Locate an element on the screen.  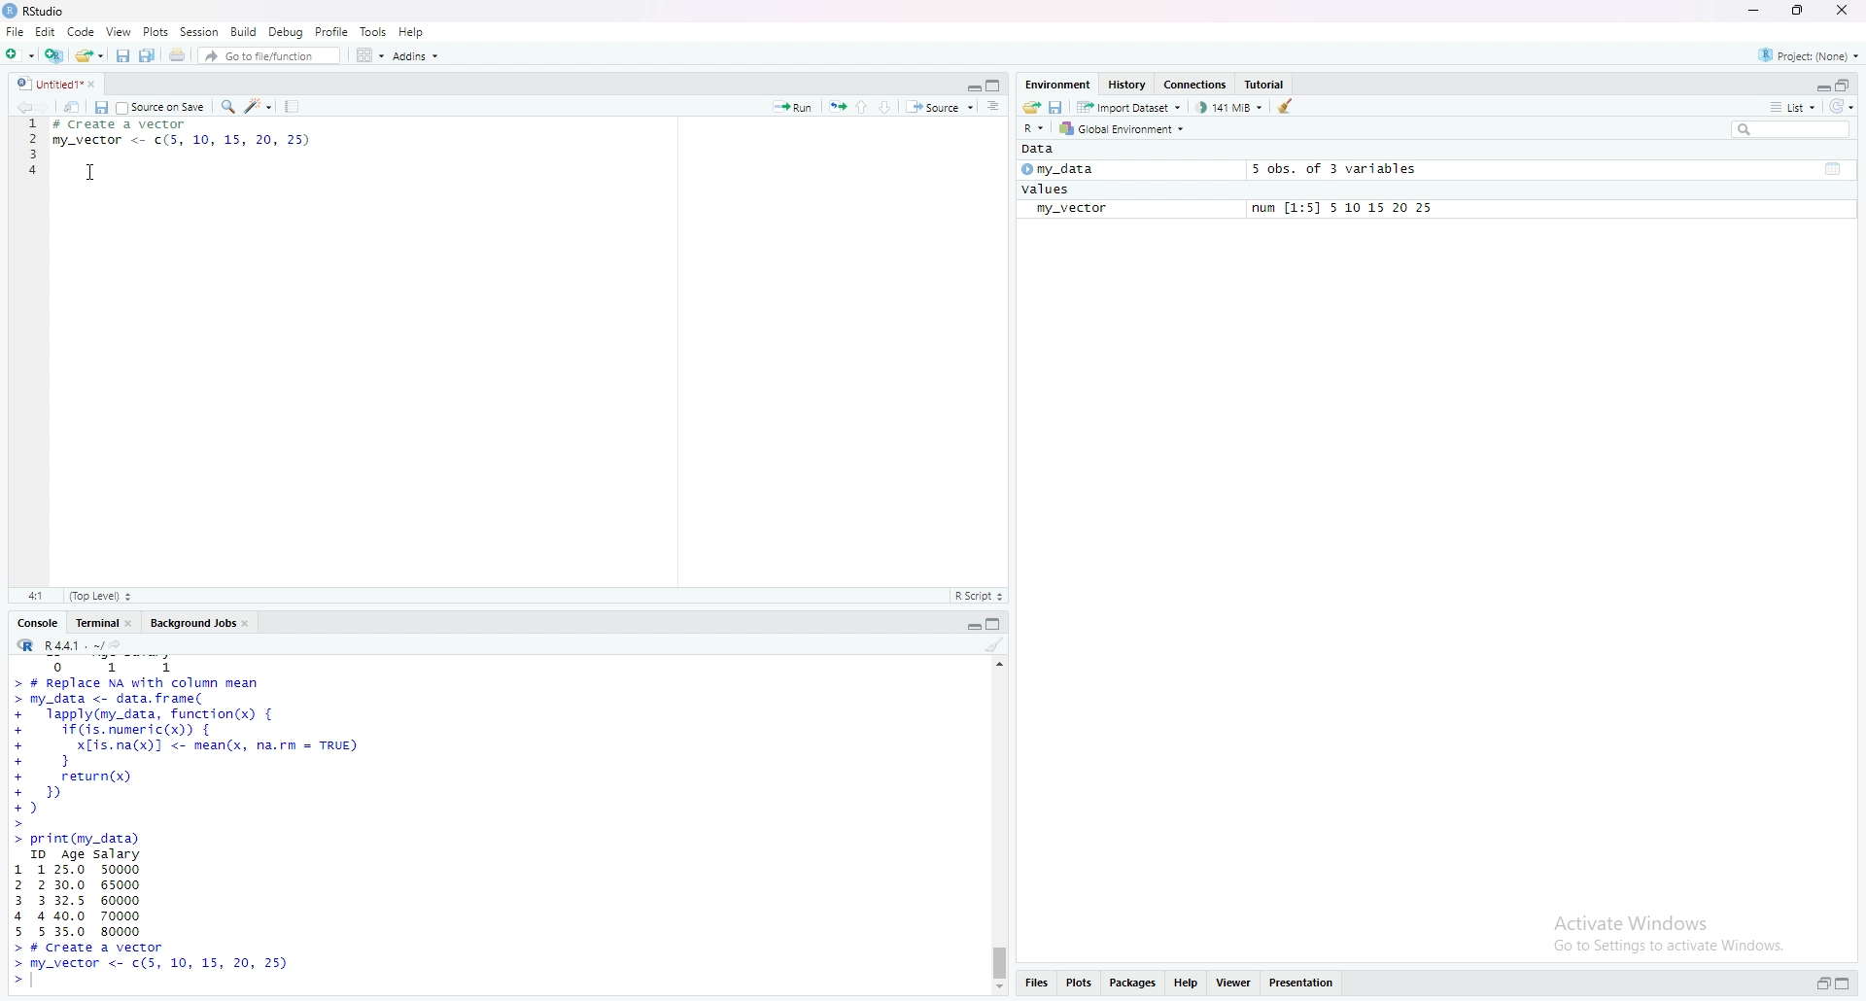
141 MB is located at coordinates (1231, 107).